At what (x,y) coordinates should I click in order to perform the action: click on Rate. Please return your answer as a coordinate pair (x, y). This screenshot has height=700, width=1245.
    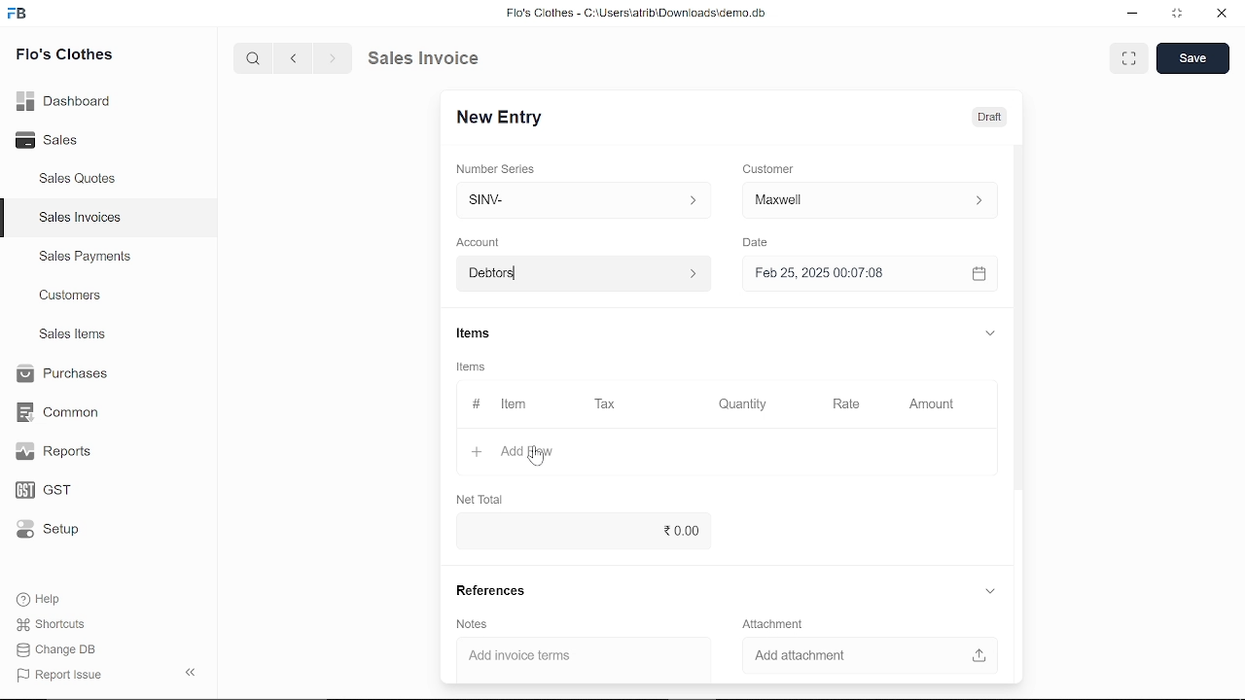
    Looking at the image, I should click on (827, 404).